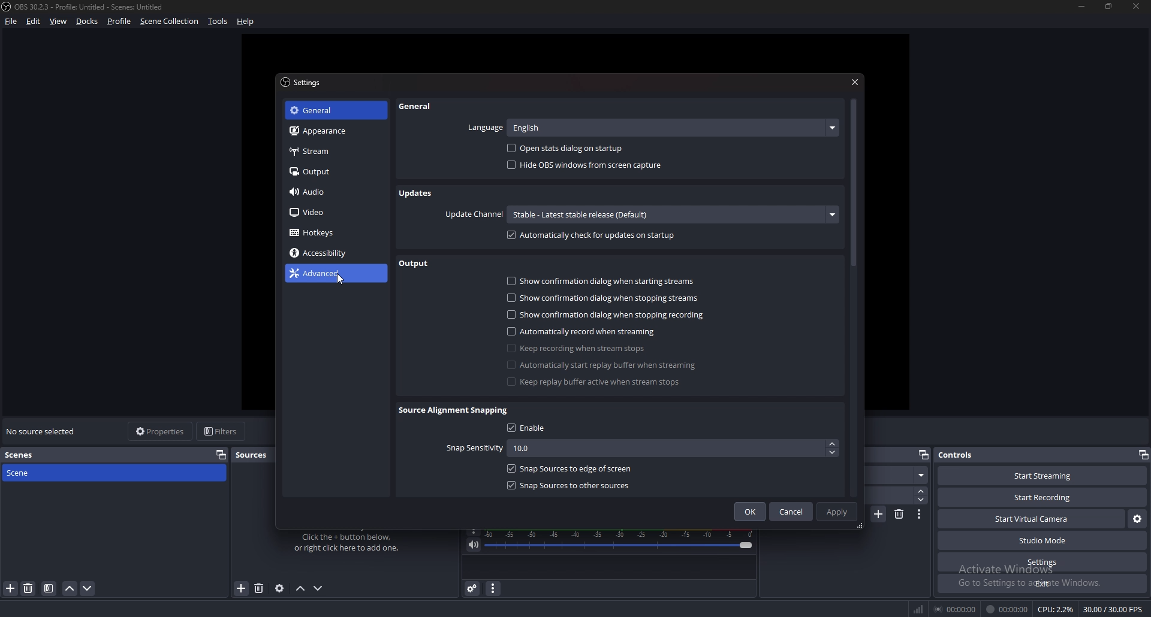 Image resolution: width=1151 pixels, height=617 pixels. What do you see at coordinates (22, 474) in the screenshot?
I see `scene` at bounding box center [22, 474].